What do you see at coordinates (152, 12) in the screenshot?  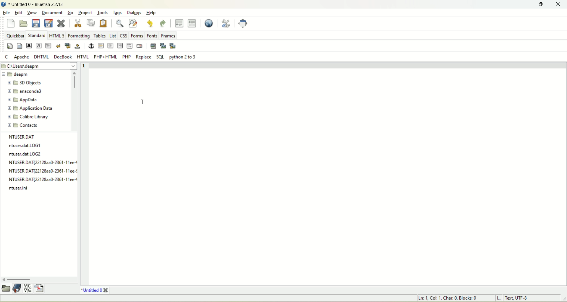 I see `help` at bounding box center [152, 12].